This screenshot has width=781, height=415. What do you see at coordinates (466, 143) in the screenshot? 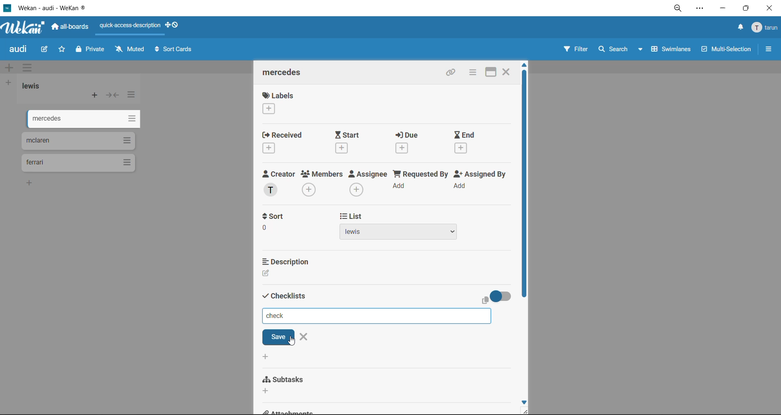
I see `end` at bounding box center [466, 143].